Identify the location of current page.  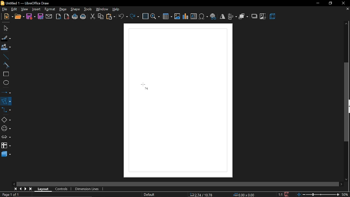
(11, 195).